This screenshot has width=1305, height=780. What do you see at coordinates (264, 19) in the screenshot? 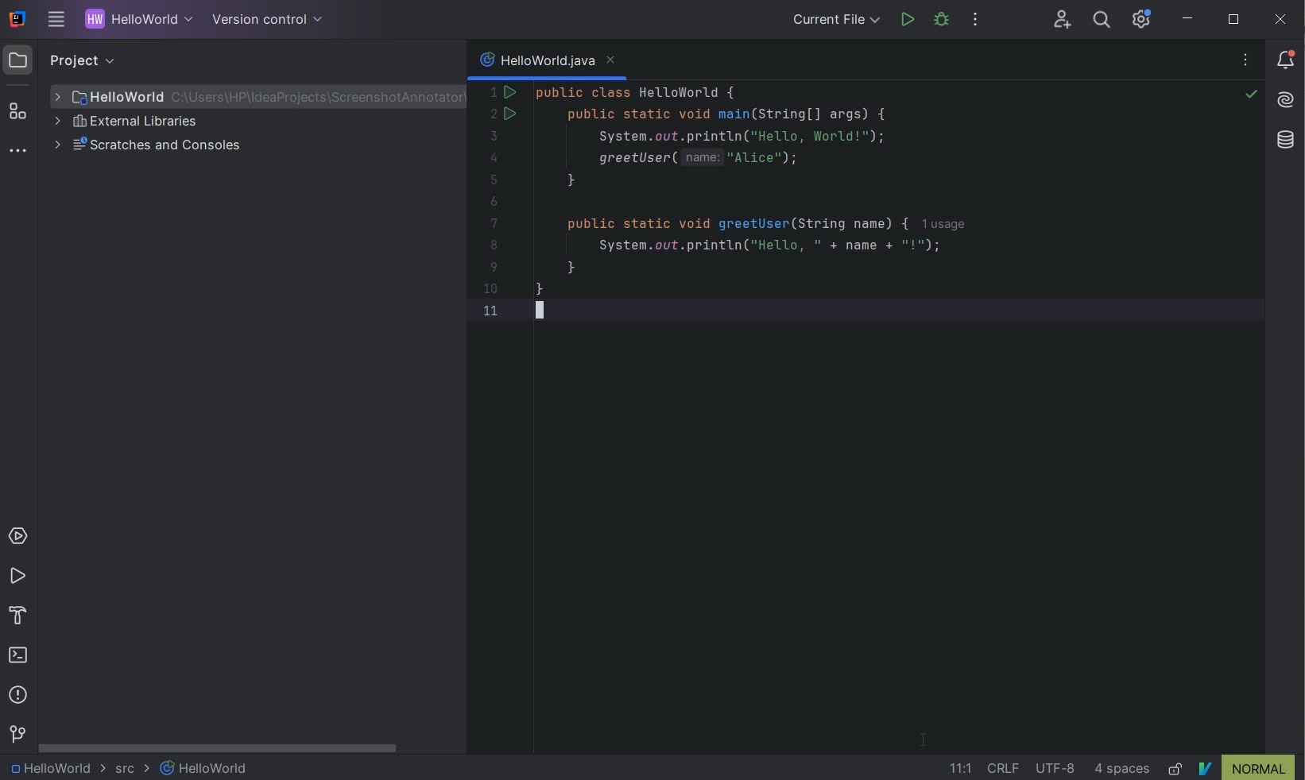
I see `VERSION CONTROL` at bounding box center [264, 19].